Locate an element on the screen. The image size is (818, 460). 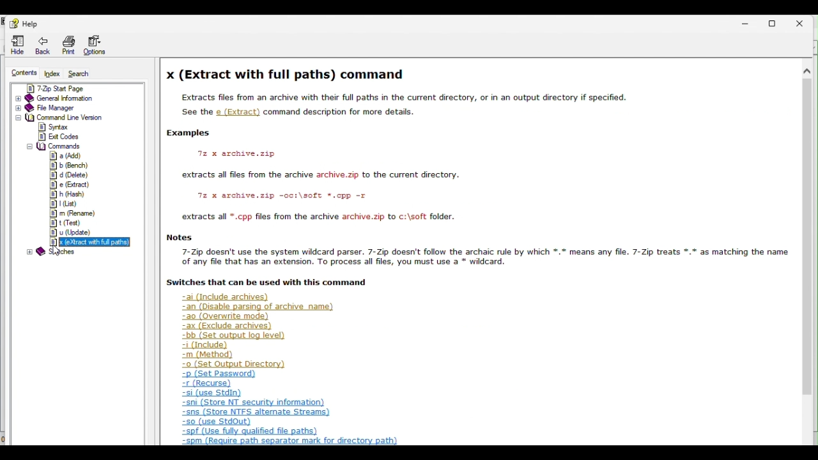
Exit codes is located at coordinates (65, 137).